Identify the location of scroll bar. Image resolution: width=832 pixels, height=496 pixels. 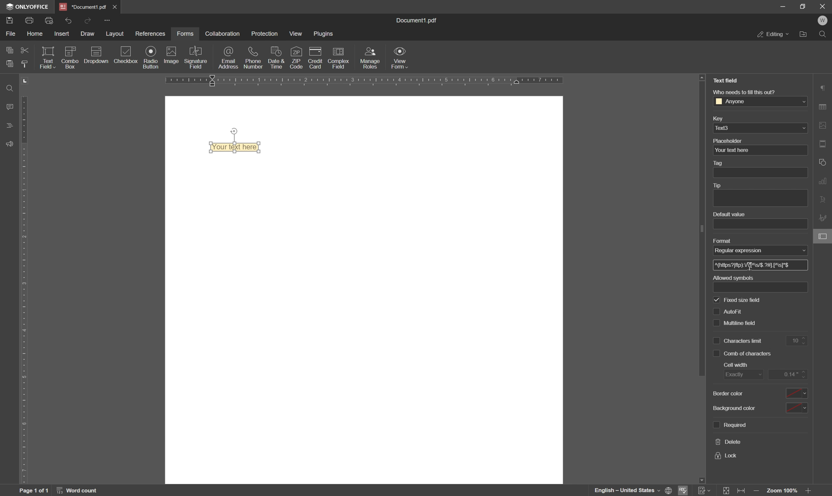
(699, 231).